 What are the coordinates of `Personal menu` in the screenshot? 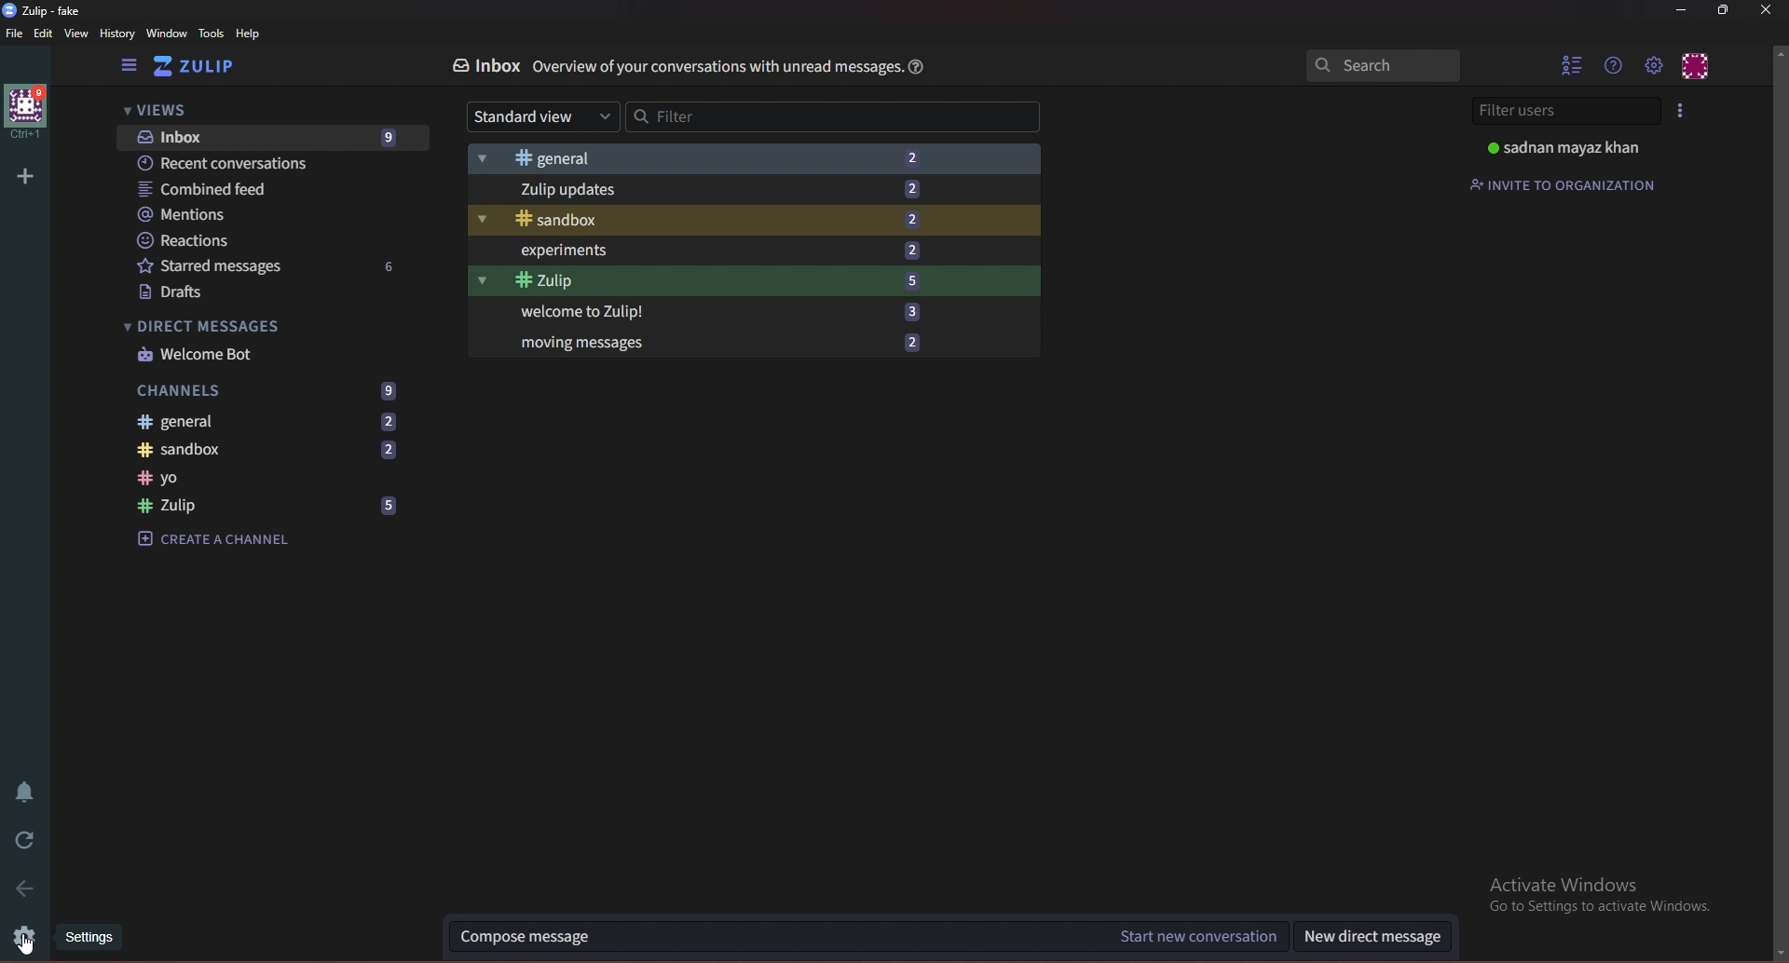 It's located at (1695, 64).